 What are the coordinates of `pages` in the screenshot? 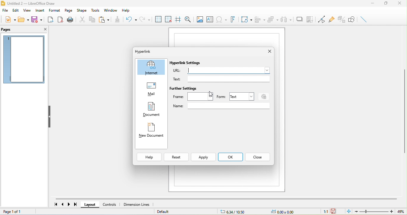 It's located at (13, 30).